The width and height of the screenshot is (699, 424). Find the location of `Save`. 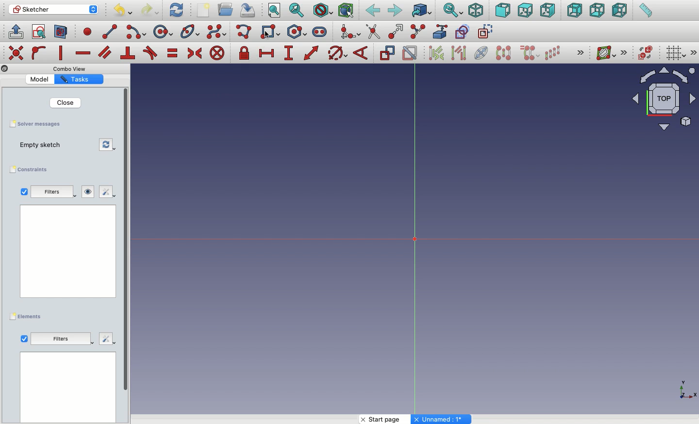

Save is located at coordinates (34, 123).